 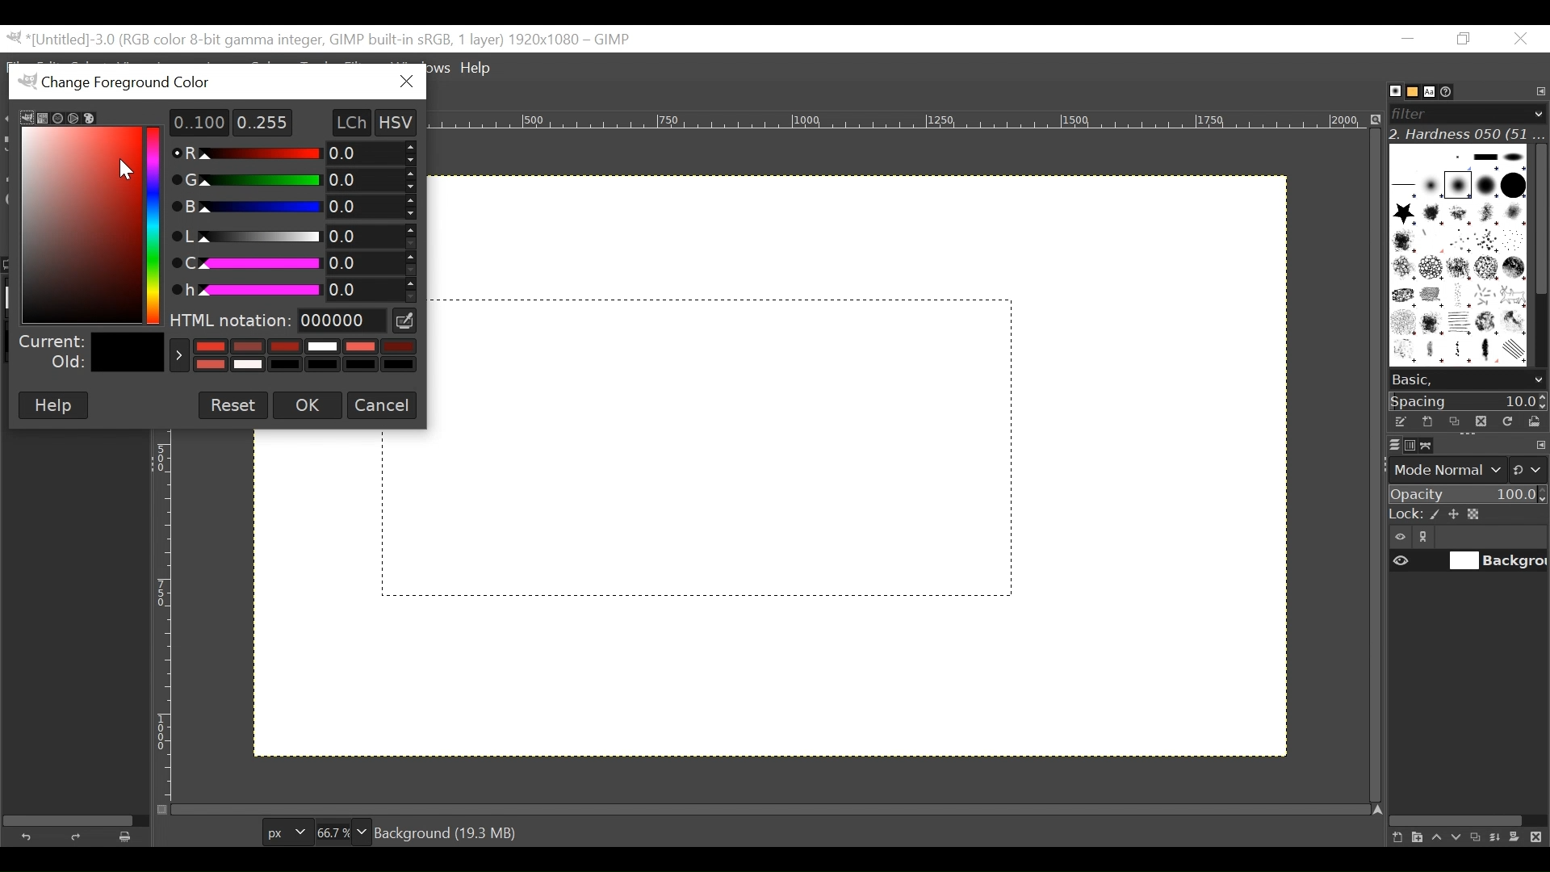 I want to click on Basic, so click(x=1408, y=92).